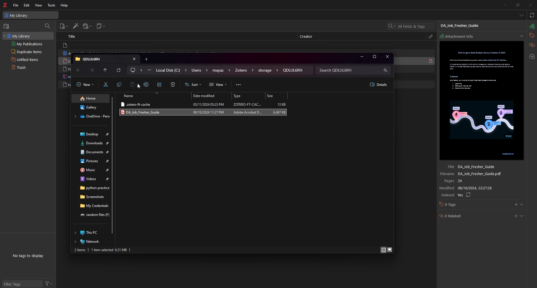 Image resolution: width=537 pixels, height=288 pixels. What do you see at coordinates (293, 70) in the screenshot?
I see `folder` at bounding box center [293, 70].